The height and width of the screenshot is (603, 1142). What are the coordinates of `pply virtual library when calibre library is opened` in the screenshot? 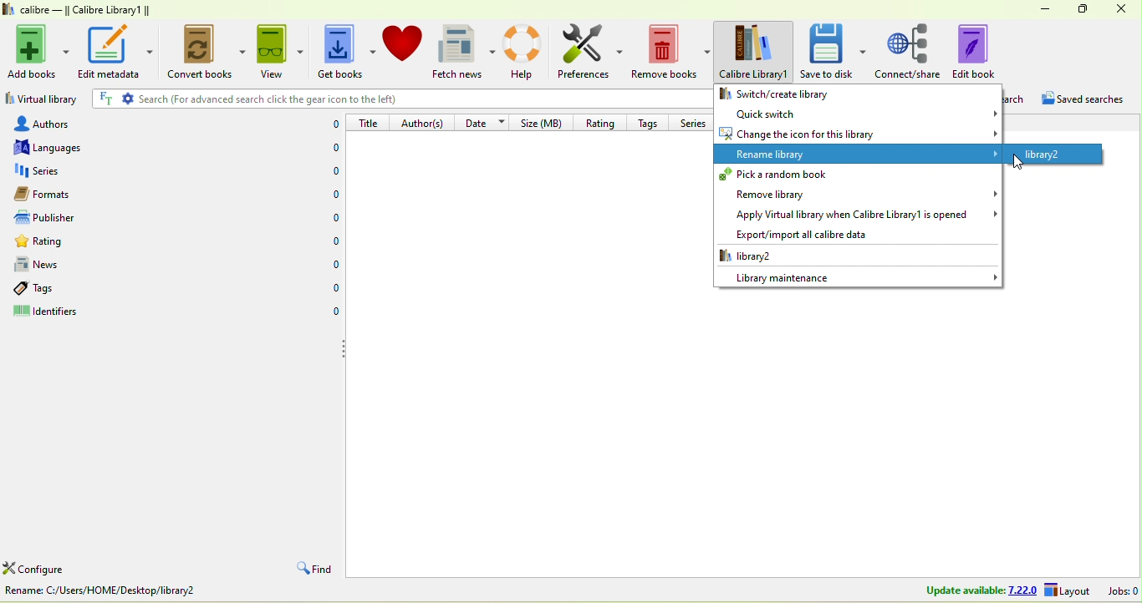 It's located at (858, 215).